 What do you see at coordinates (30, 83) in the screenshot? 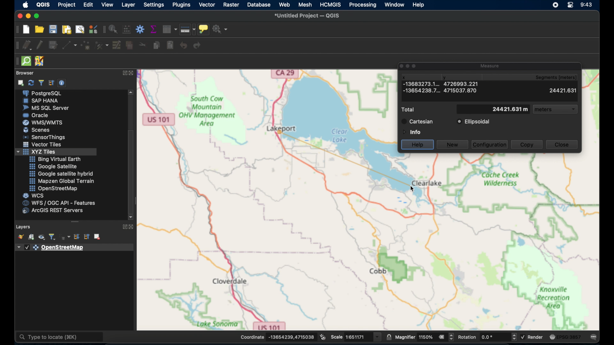
I see `refresh` at bounding box center [30, 83].